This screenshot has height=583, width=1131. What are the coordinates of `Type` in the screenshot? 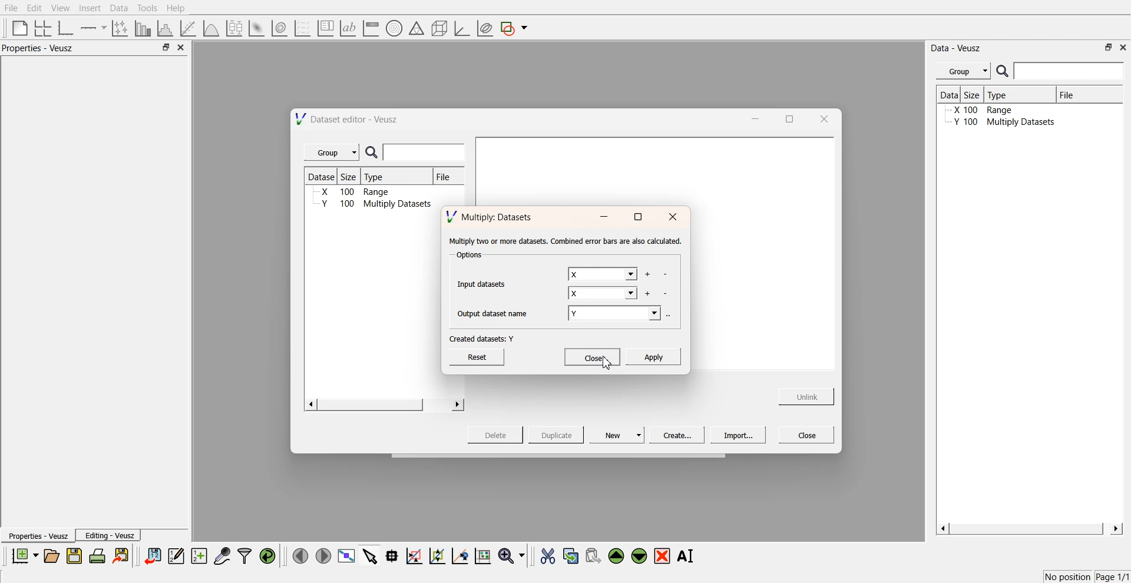 It's located at (1018, 95).